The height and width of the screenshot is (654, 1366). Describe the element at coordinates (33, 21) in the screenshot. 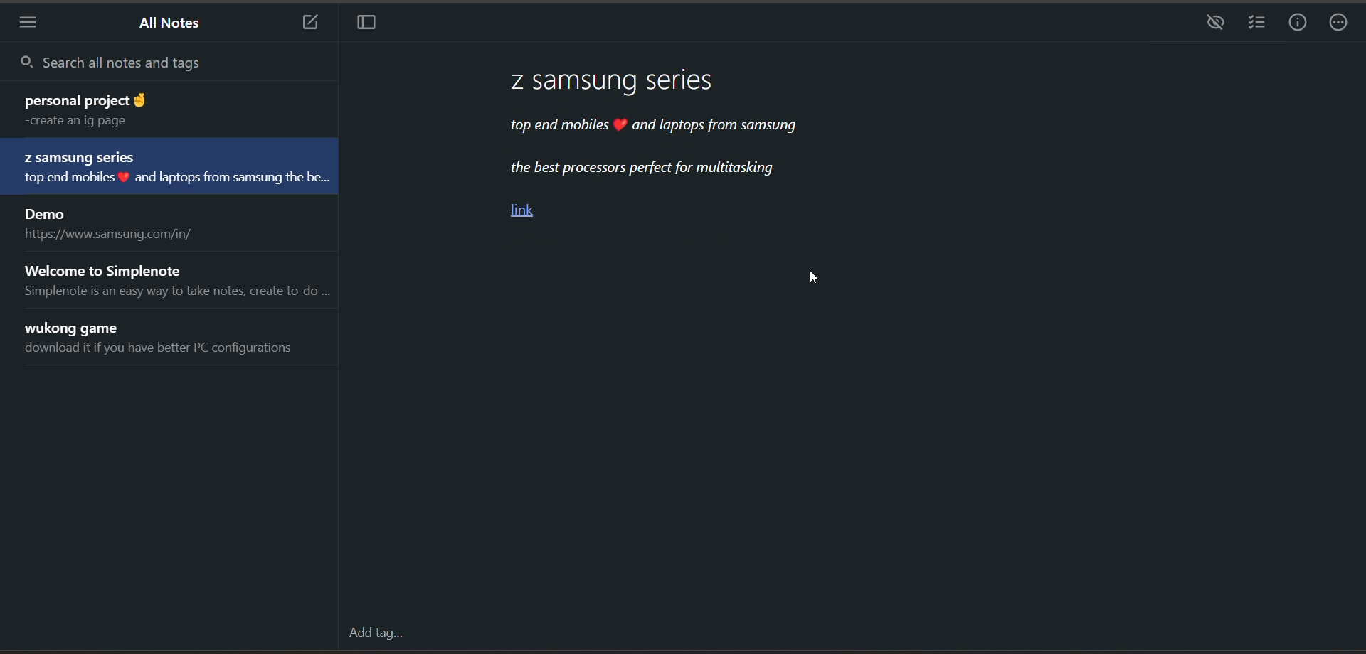

I see `menu` at that location.